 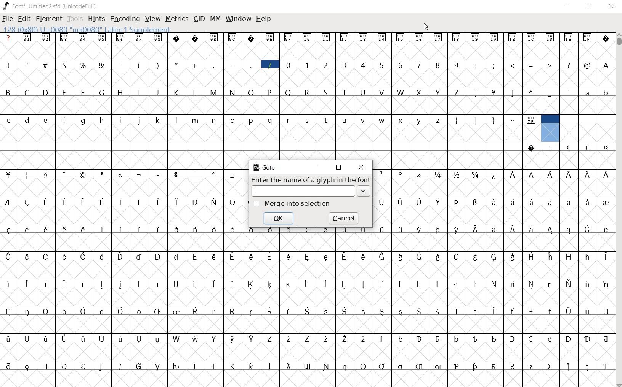 What do you see at coordinates (196, 284) in the screenshot?
I see `Symbol` at bounding box center [196, 284].